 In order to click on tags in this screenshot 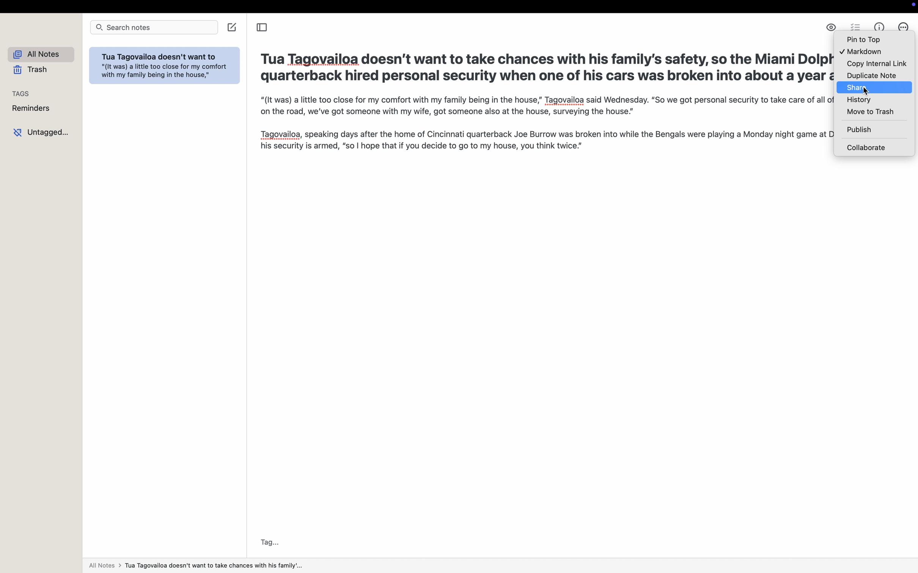, I will do `click(23, 91)`.